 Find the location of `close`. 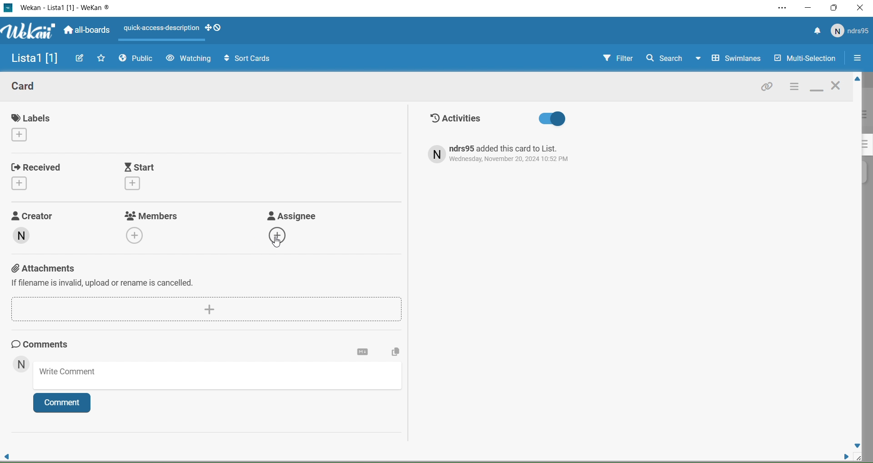

close is located at coordinates (838, 87).